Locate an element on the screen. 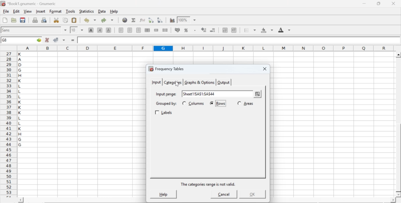  accept changes across selection is located at coordinates (64, 40).